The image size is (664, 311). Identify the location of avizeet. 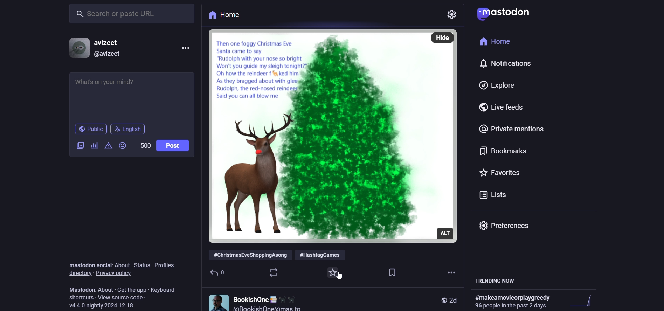
(108, 42).